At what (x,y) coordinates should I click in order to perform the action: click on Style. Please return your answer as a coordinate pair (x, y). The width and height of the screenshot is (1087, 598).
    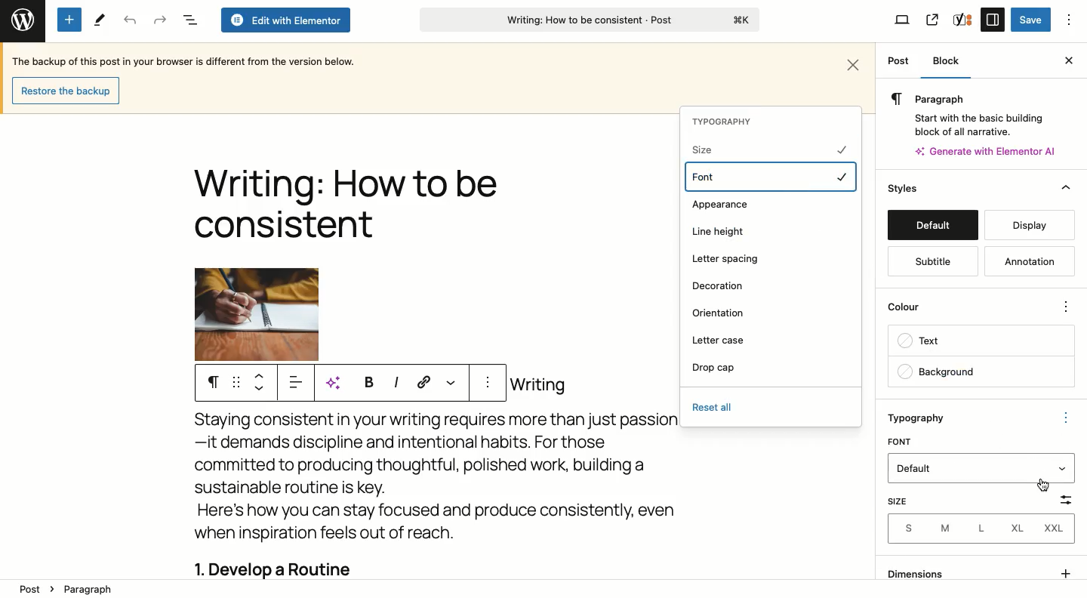
    Looking at the image, I should click on (904, 188).